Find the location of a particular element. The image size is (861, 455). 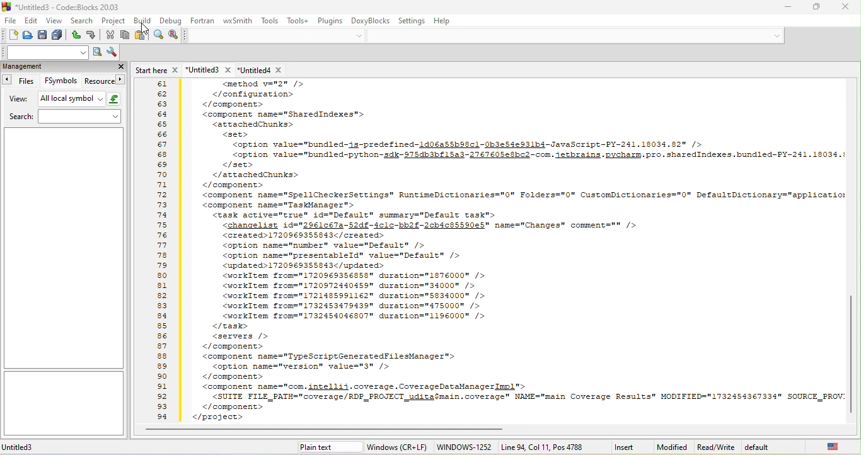

cut is located at coordinates (111, 36).